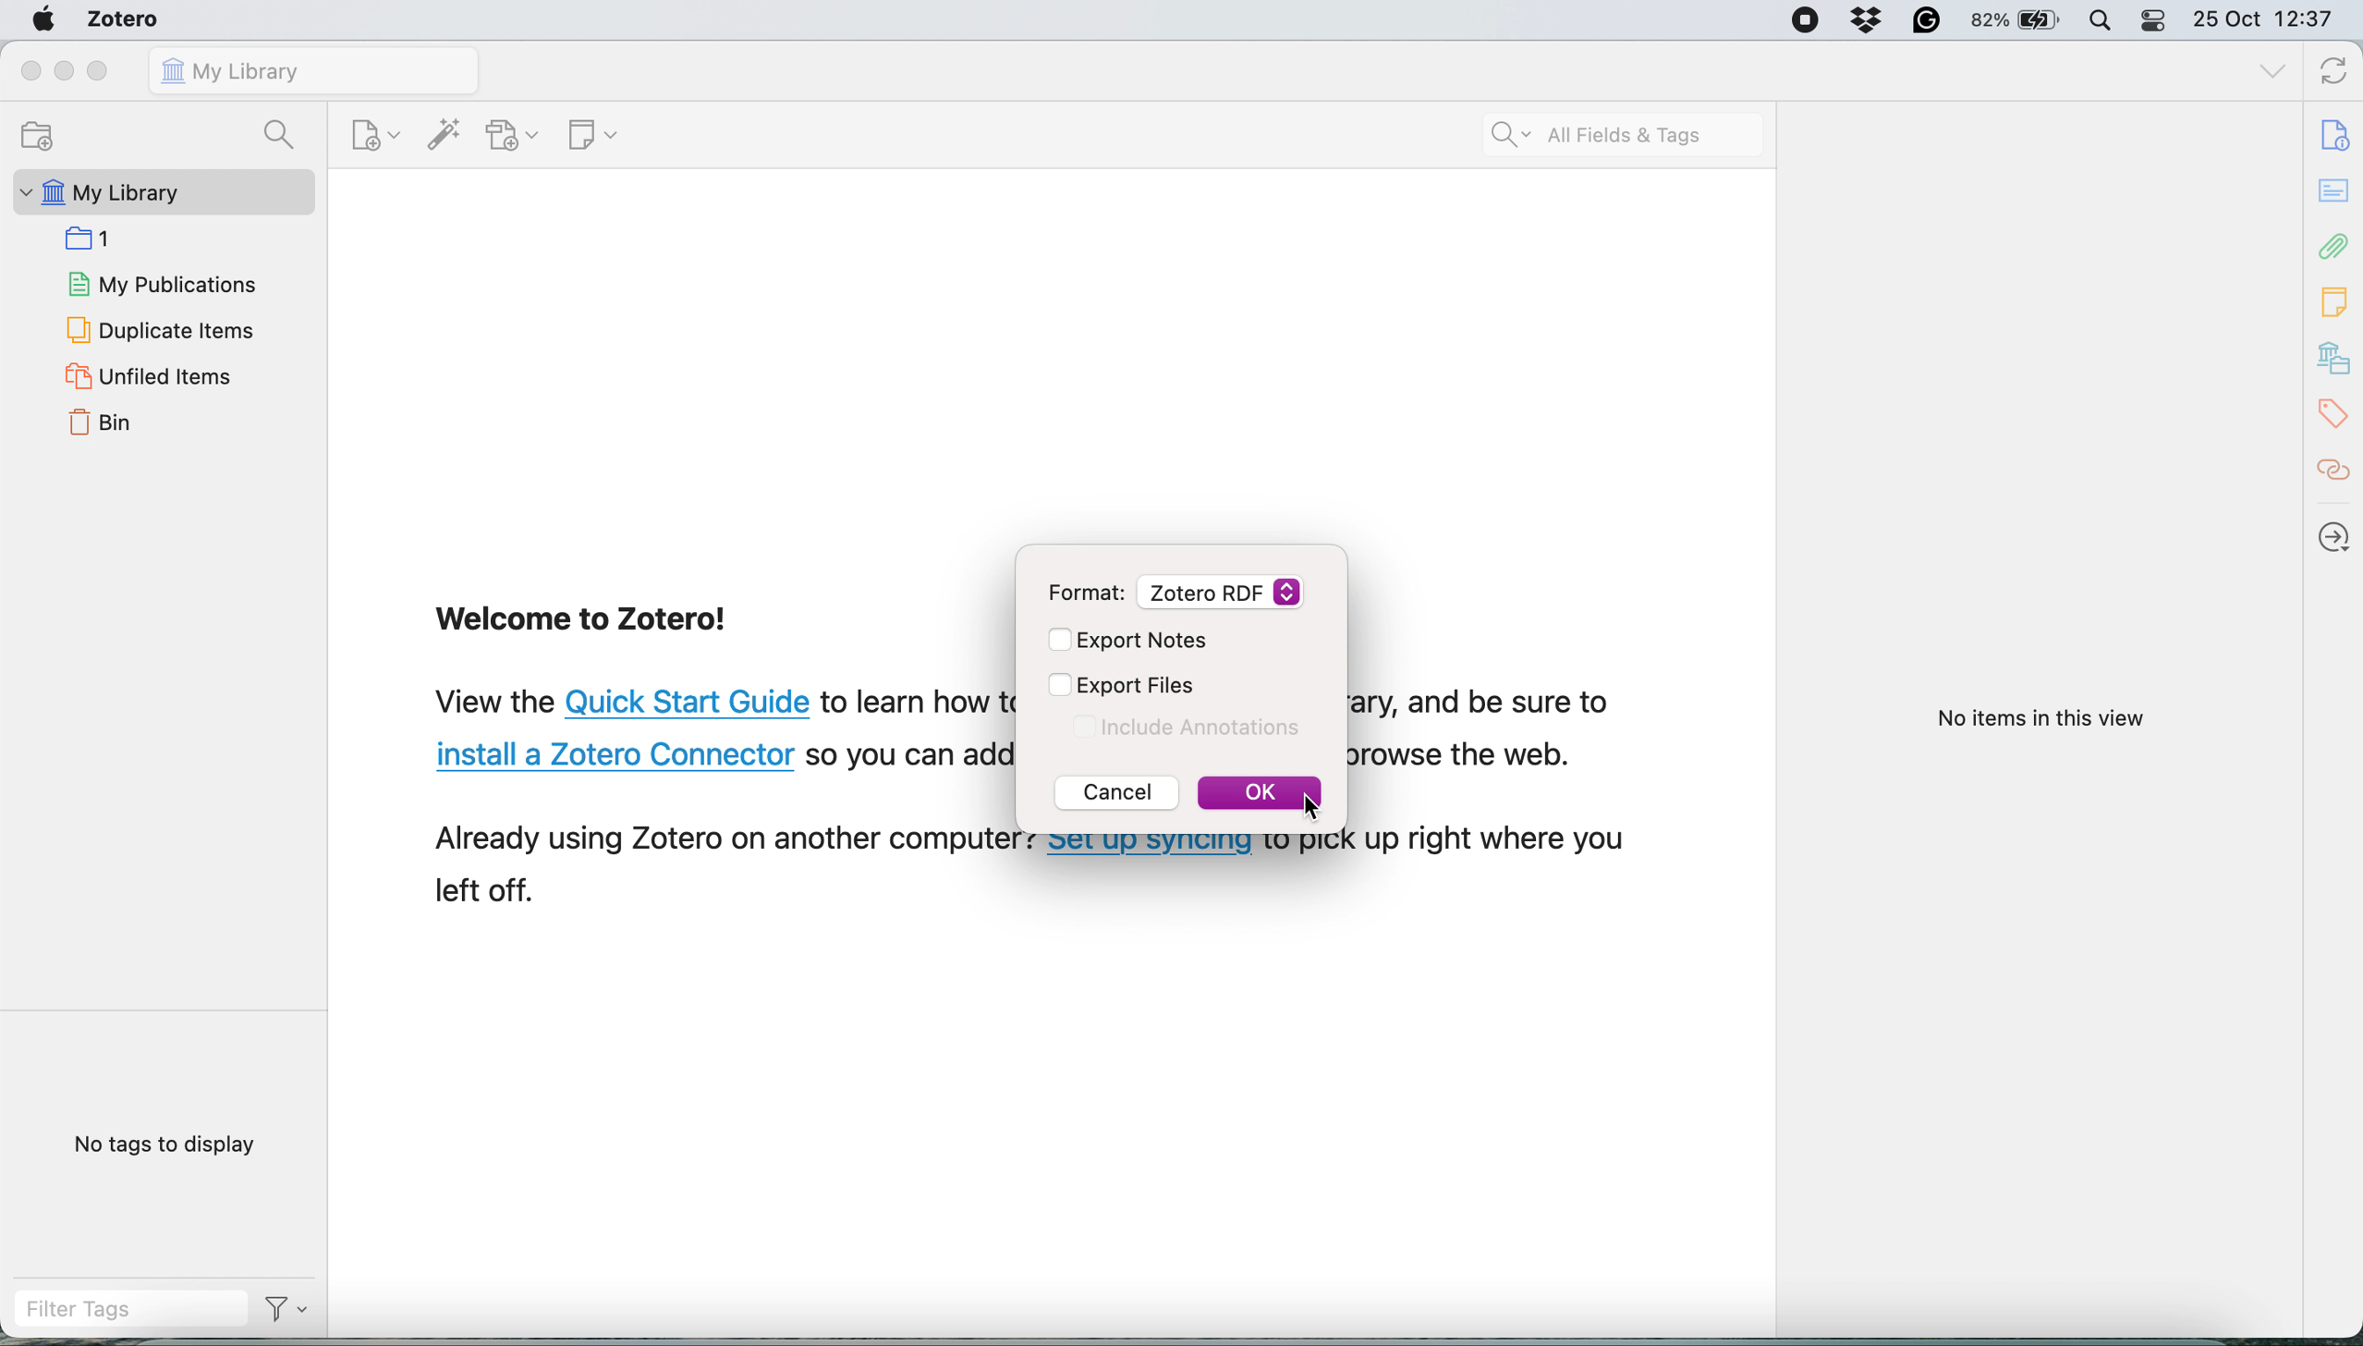 The height and width of the screenshot is (1346, 2363). Describe the element at coordinates (596, 136) in the screenshot. I see `new note` at that location.